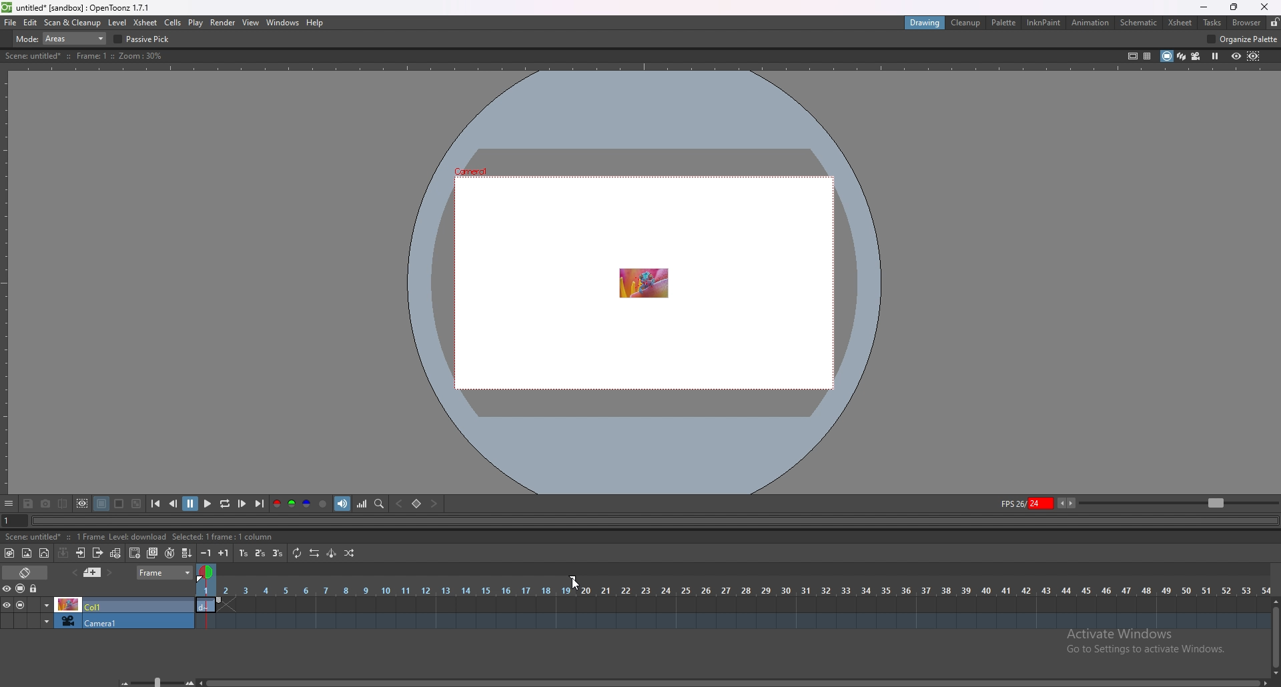 Image resolution: width=1281 pixels, height=687 pixels. I want to click on render, so click(224, 23).